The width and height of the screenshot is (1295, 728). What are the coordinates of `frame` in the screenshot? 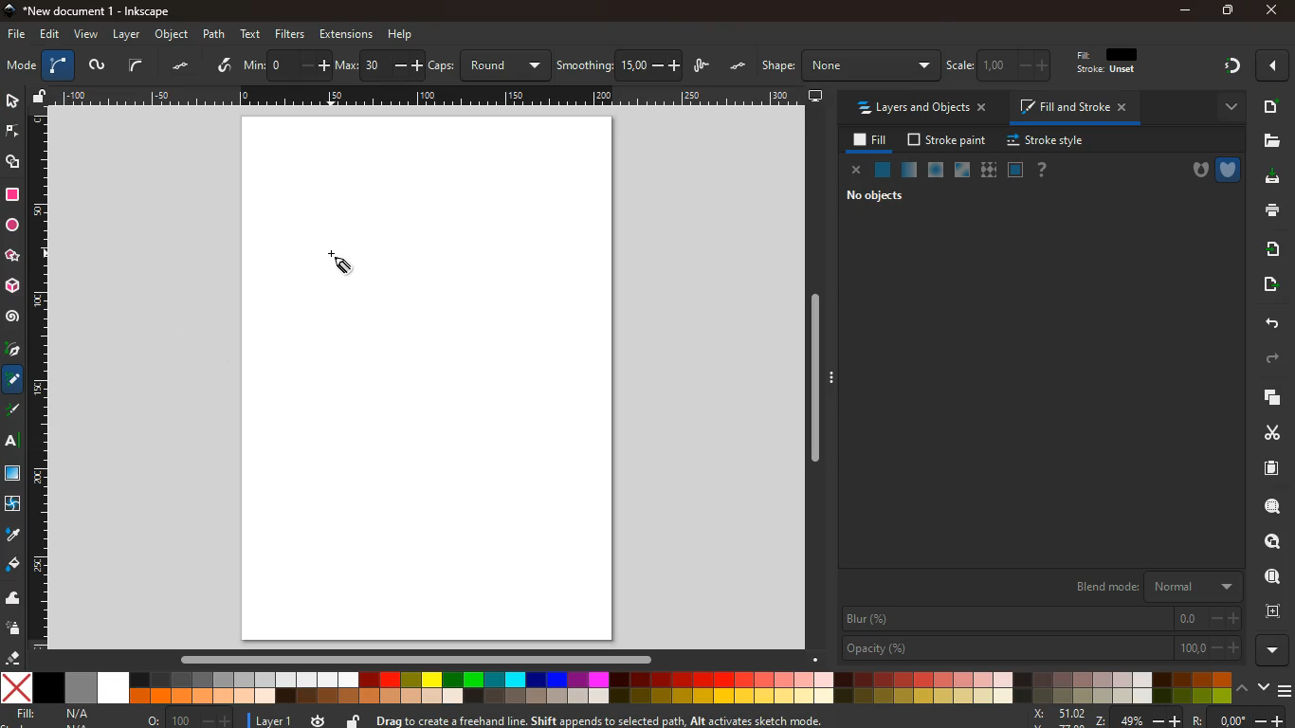 It's located at (1014, 170).